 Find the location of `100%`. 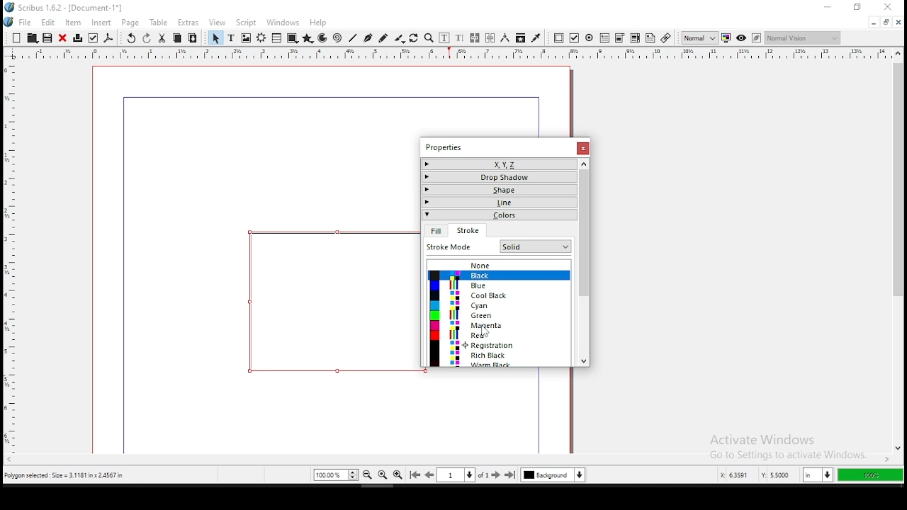

100% is located at coordinates (870, 475).